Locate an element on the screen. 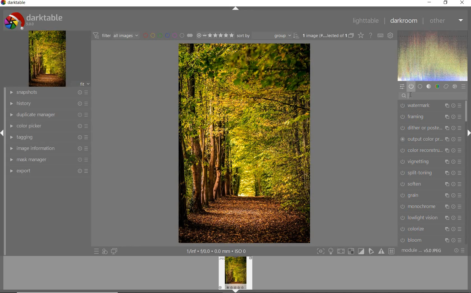 The height and width of the screenshot is (293, 471). image preview is located at coordinates (235, 275).